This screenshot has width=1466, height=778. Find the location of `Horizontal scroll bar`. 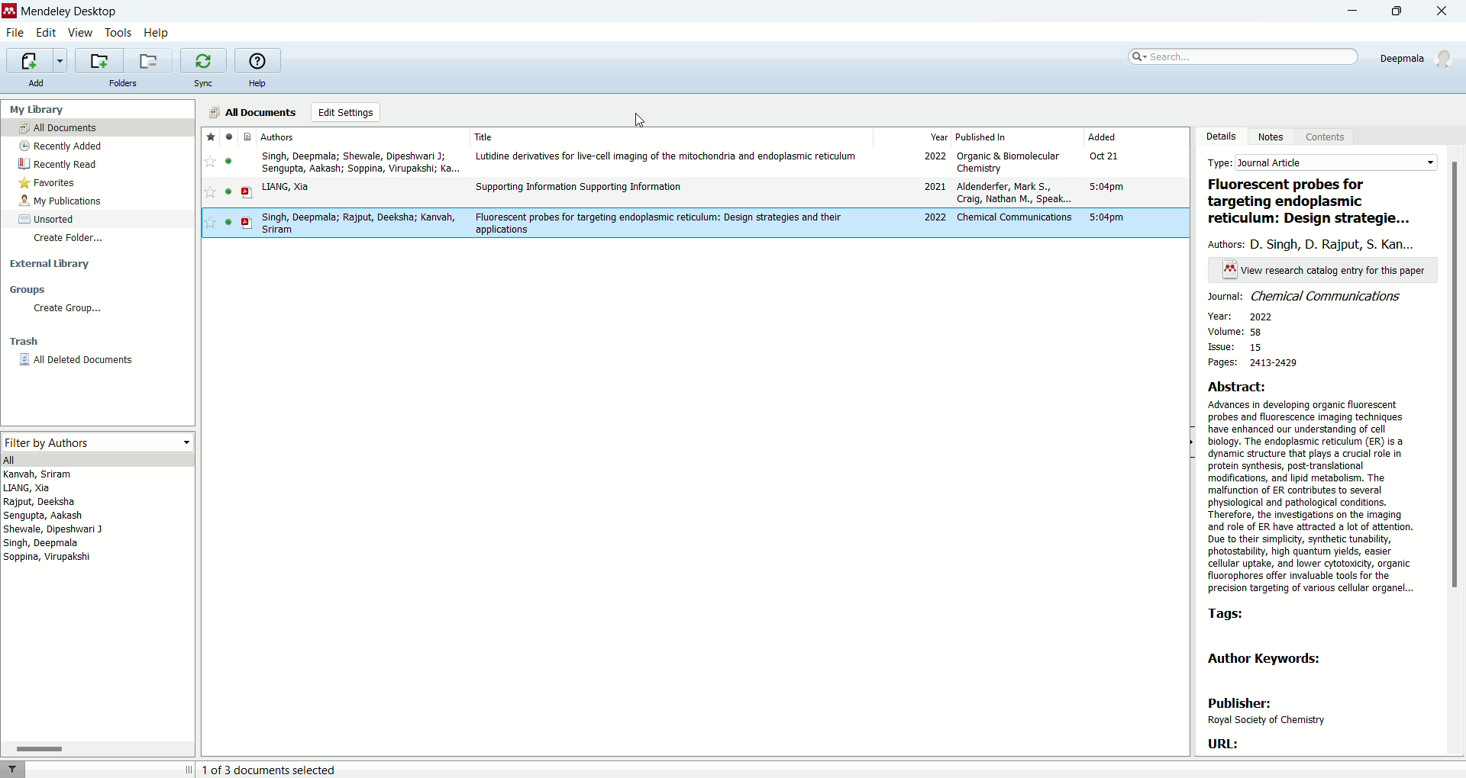

Horizontal scroll bar is located at coordinates (98, 748).